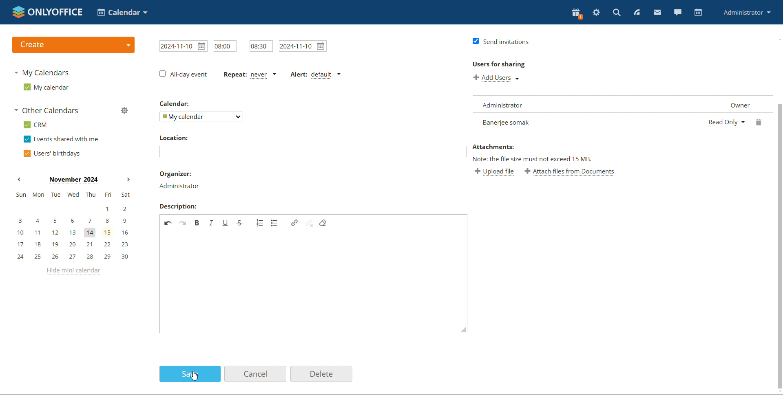 Image resolution: width=783 pixels, height=395 pixels. What do you see at coordinates (227, 220) in the screenshot?
I see `underline` at bounding box center [227, 220].